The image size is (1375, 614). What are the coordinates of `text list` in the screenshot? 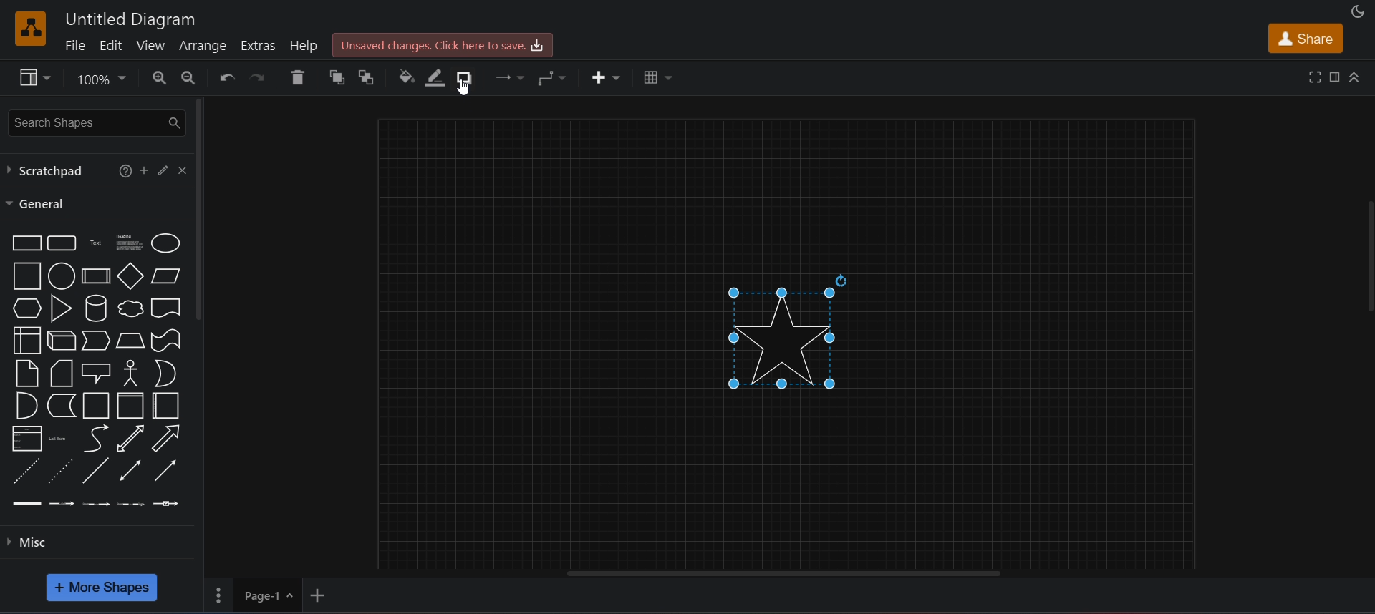 It's located at (59, 440).